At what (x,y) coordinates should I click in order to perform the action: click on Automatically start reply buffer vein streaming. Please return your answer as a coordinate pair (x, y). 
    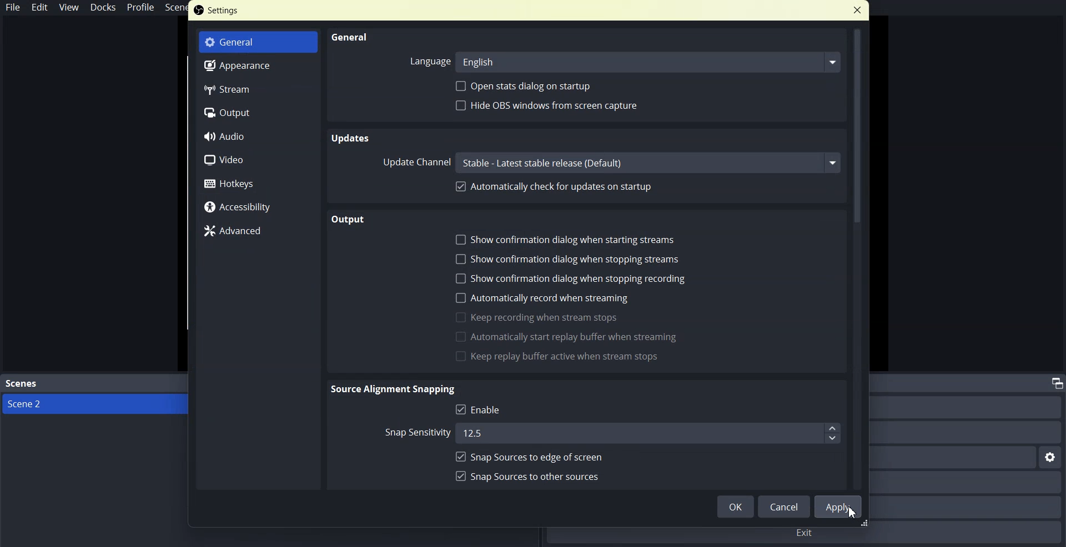
    Looking at the image, I should click on (566, 337).